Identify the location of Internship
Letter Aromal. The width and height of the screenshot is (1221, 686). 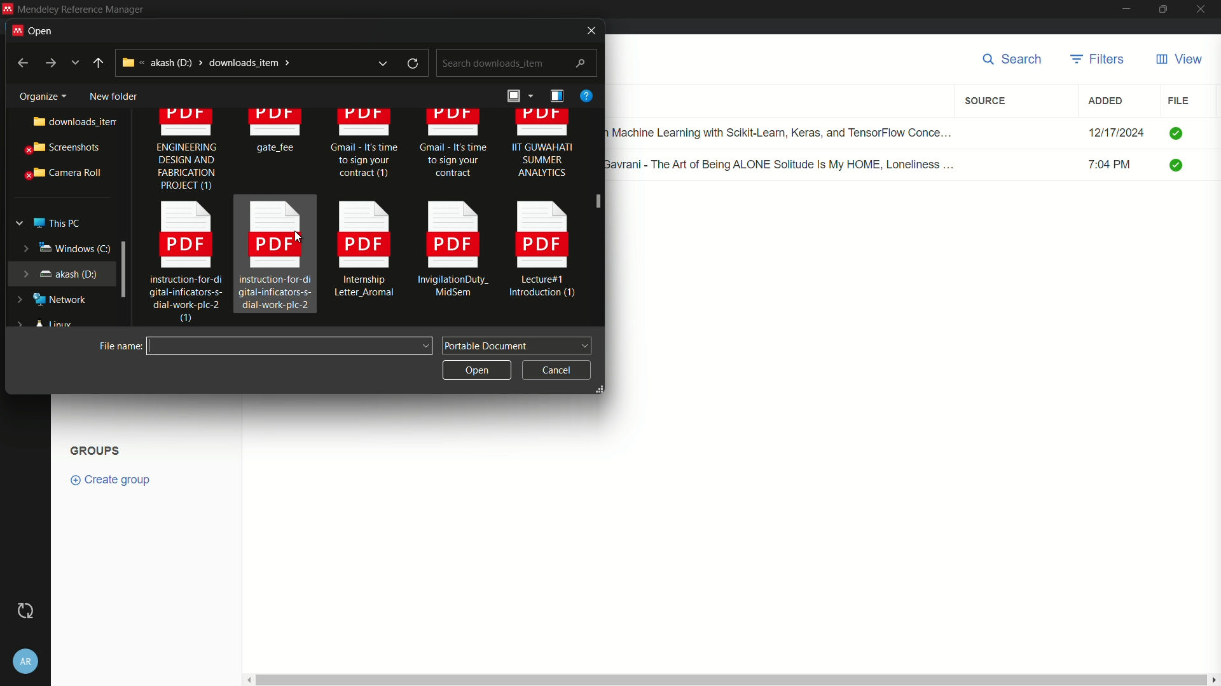
(360, 253).